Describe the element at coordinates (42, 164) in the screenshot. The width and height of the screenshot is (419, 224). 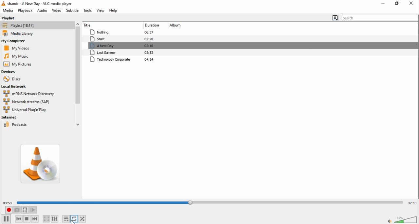
I see `album art` at that location.